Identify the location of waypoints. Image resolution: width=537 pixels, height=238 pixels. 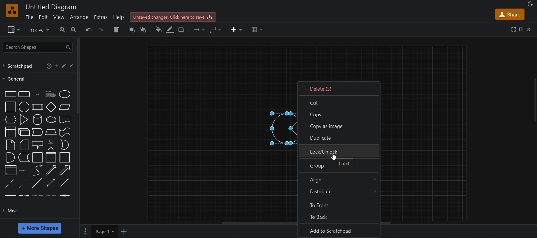
(216, 30).